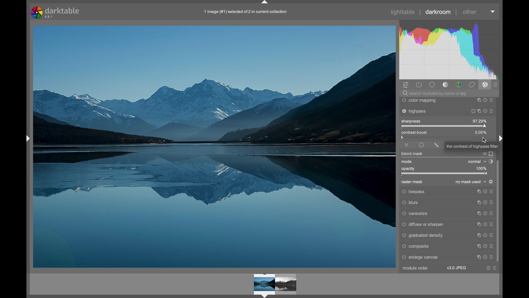  What do you see at coordinates (411, 121) in the screenshot?
I see `sharpness` at bounding box center [411, 121].